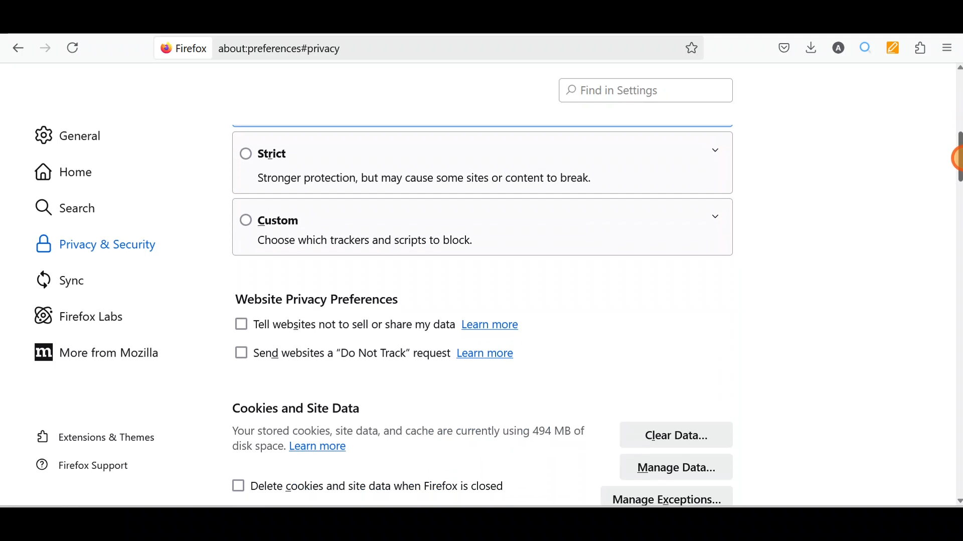  I want to click on Cookies and site data, so click(299, 408).